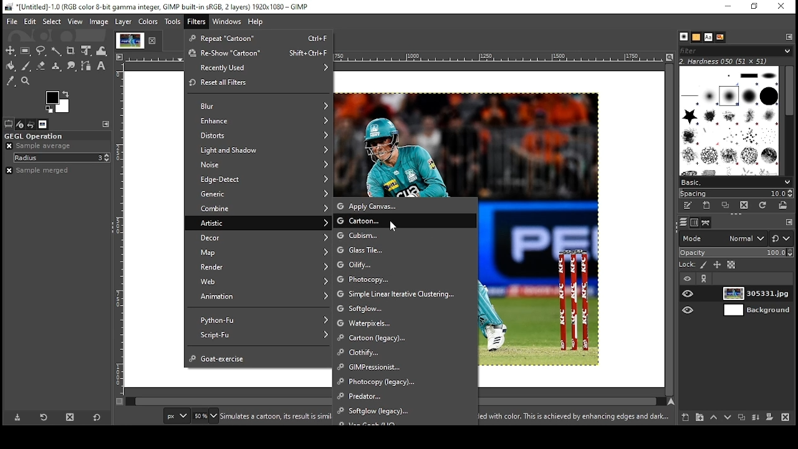  What do you see at coordinates (158, 7) in the screenshot?
I see `icon and filename` at bounding box center [158, 7].